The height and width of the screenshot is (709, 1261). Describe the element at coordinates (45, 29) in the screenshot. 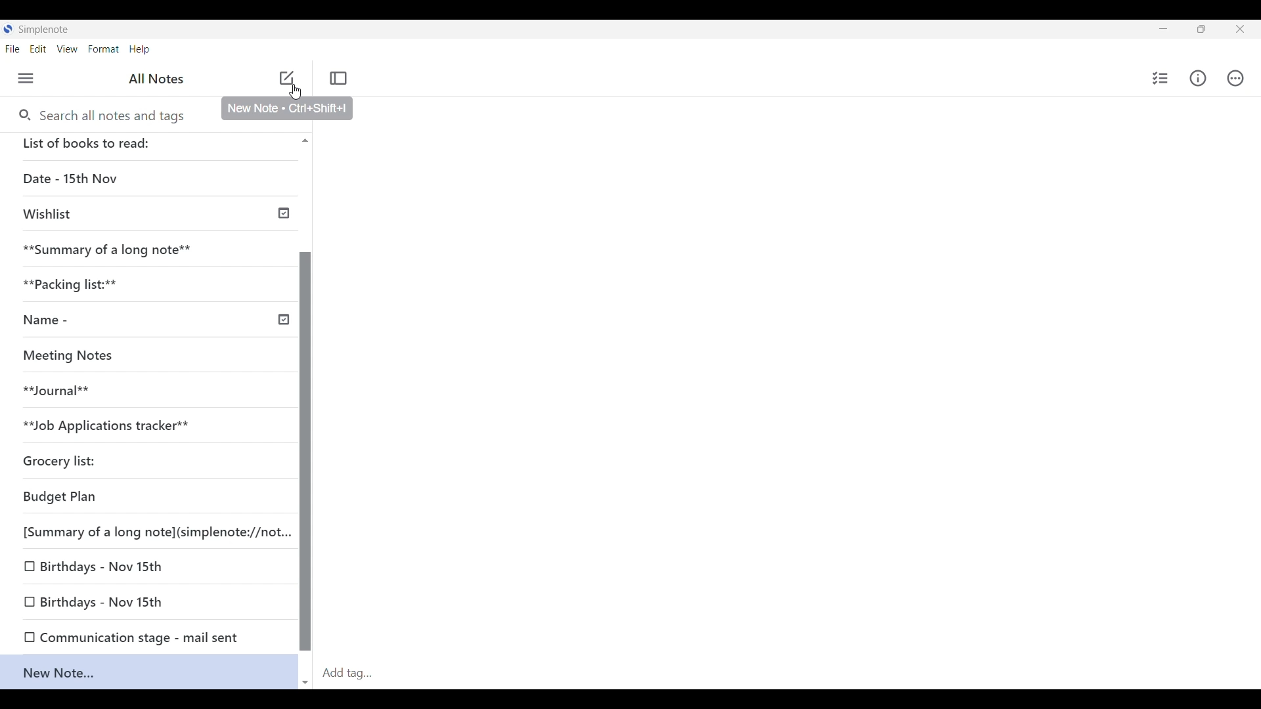

I see `Simple note` at that location.